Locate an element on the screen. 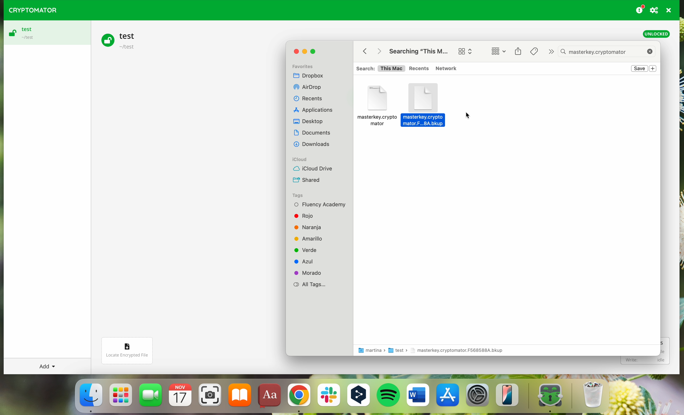  masterkey.cryptomator backup folder selected is located at coordinates (429, 104).